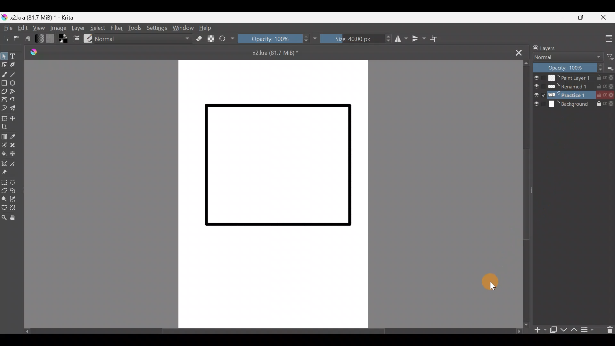 The height and width of the screenshot is (346, 615). Describe the element at coordinates (4, 17) in the screenshot. I see `Krita logo` at that location.